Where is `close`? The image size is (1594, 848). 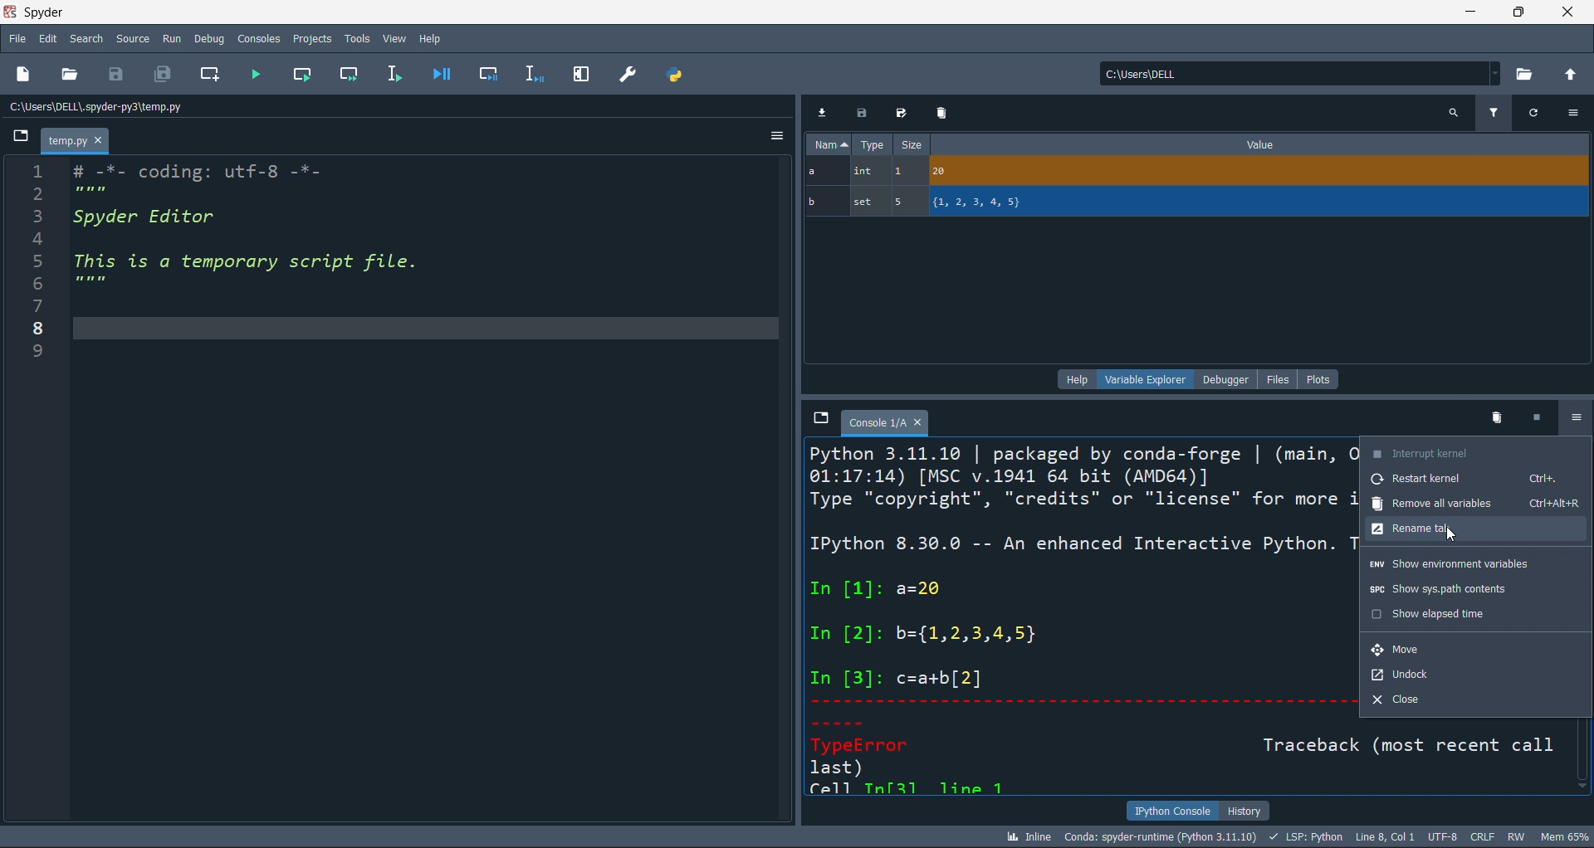 close is located at coordinates (1475, 703).